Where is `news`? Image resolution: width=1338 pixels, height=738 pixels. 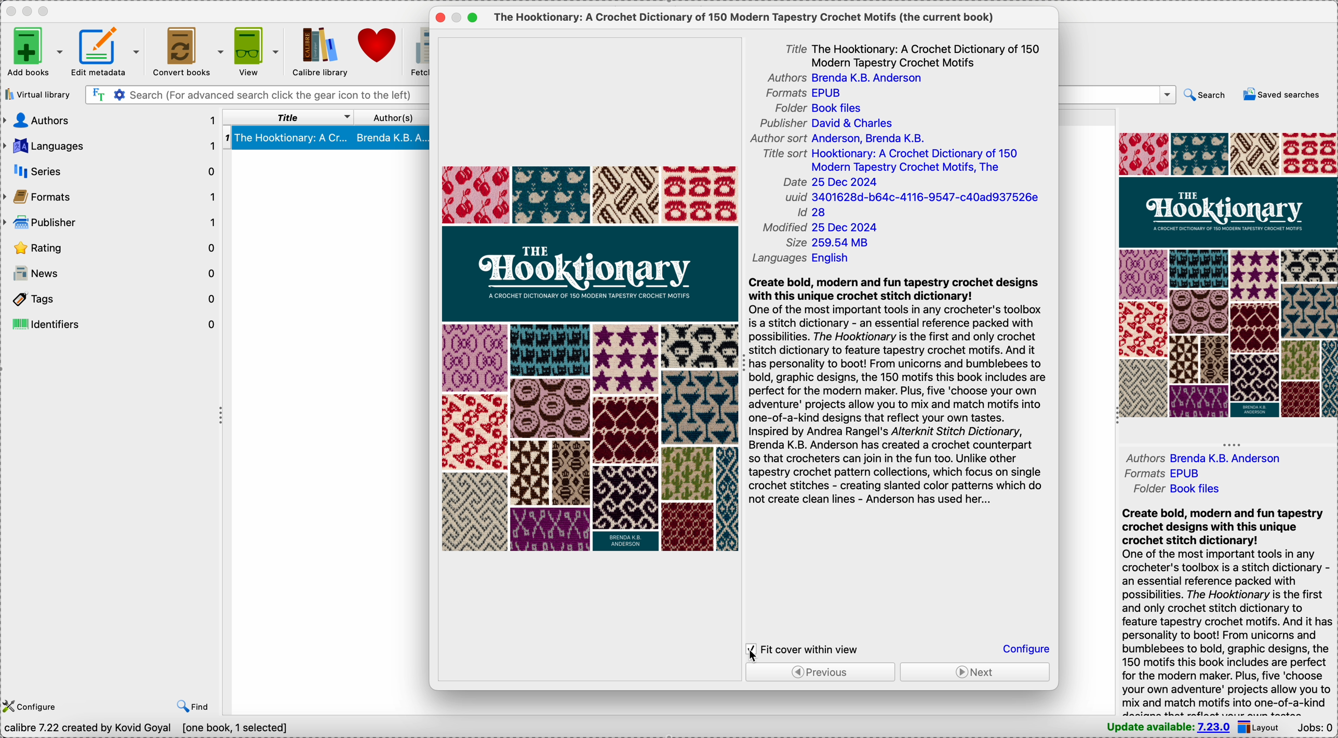 news is located at coordinates (111, 274).